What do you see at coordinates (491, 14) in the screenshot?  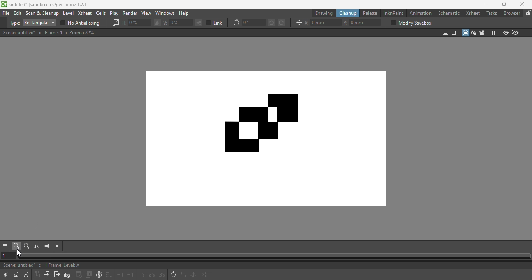 I see `Task` at bounding box center [491, 14].